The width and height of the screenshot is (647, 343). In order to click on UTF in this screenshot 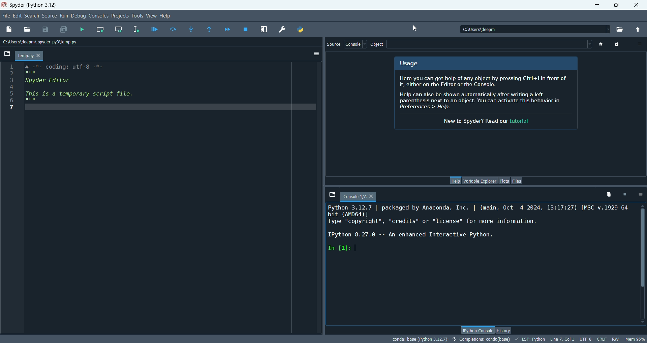, I will do `click(586, 339)`.